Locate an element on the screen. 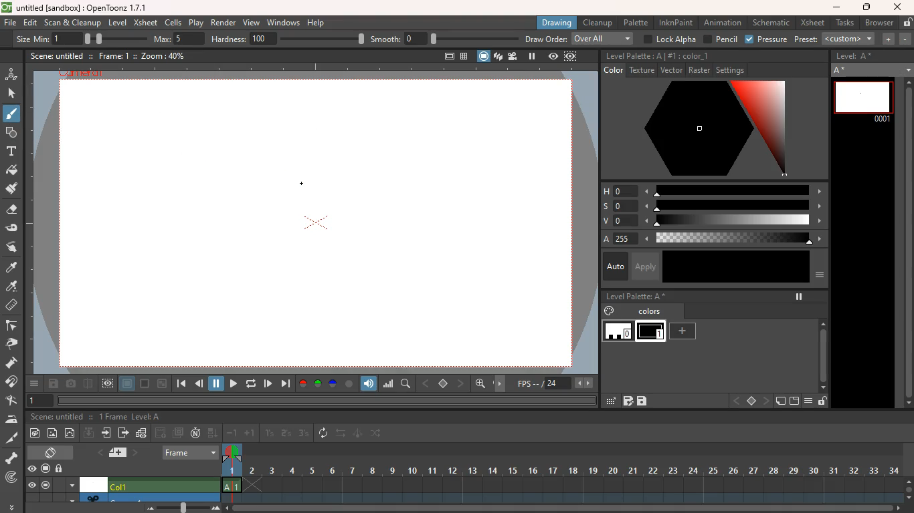  more is located at coordinates (889, 39).